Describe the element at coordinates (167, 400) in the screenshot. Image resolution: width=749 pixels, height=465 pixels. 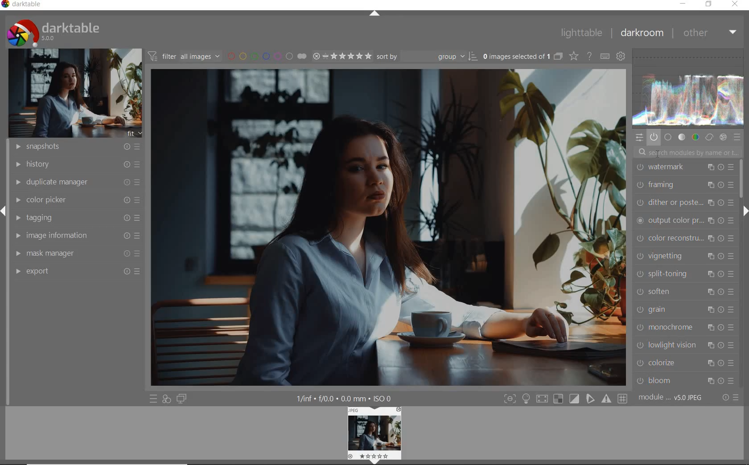
I see `quick access for applying any of your styles` at that location.